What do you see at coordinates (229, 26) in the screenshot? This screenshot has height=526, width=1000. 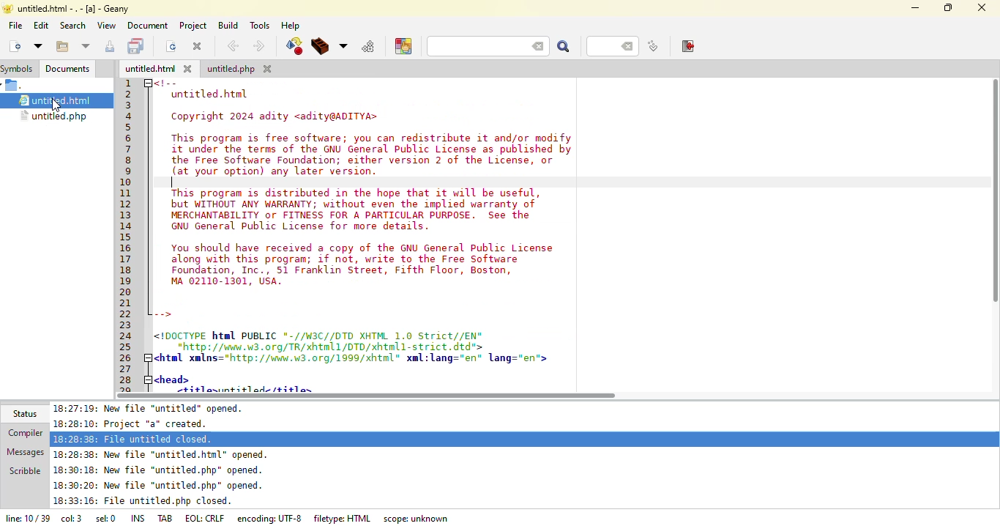 I see `build` at bounding box center [229, 26].